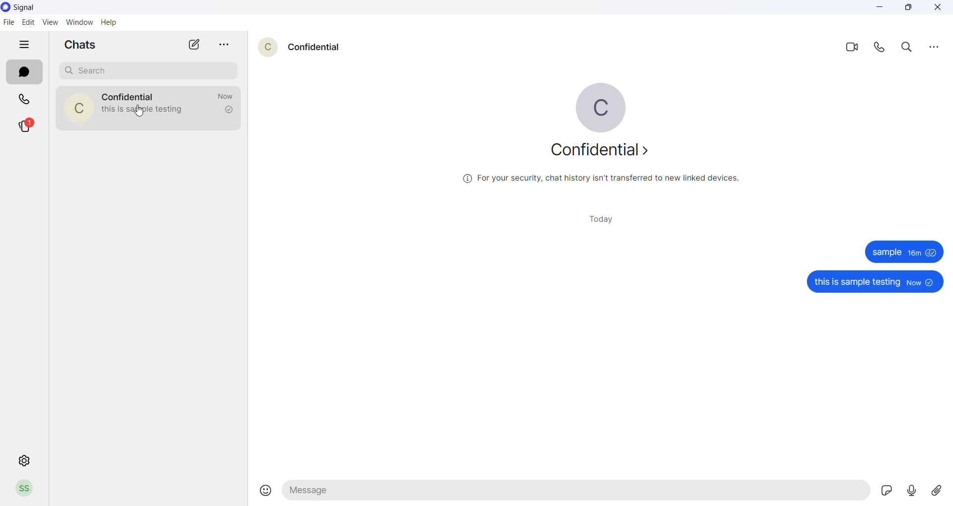 Image resolution: width=953 pixels, height=506 pixels. What do you see at coordinates (49, 22) in the screenshot?
I see `view` at bounding box center [49, 22].